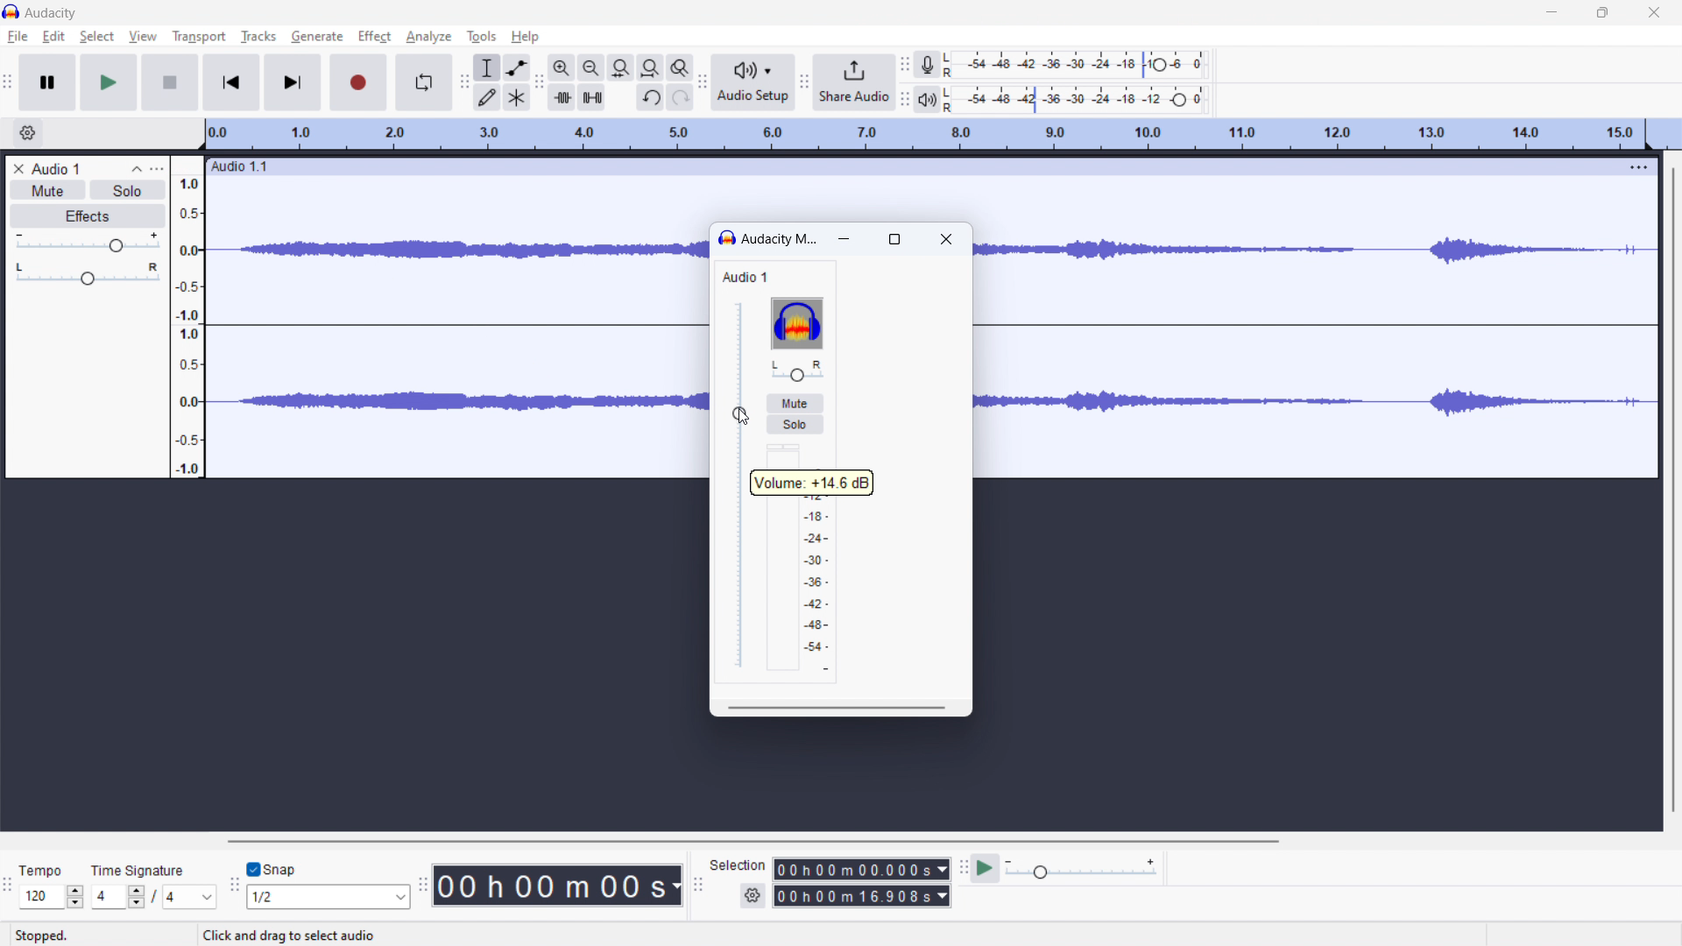  What do you see at coordinates (464, 82) in the screenshot?
I see `tools toolbar` at bounding box center [464, 82].